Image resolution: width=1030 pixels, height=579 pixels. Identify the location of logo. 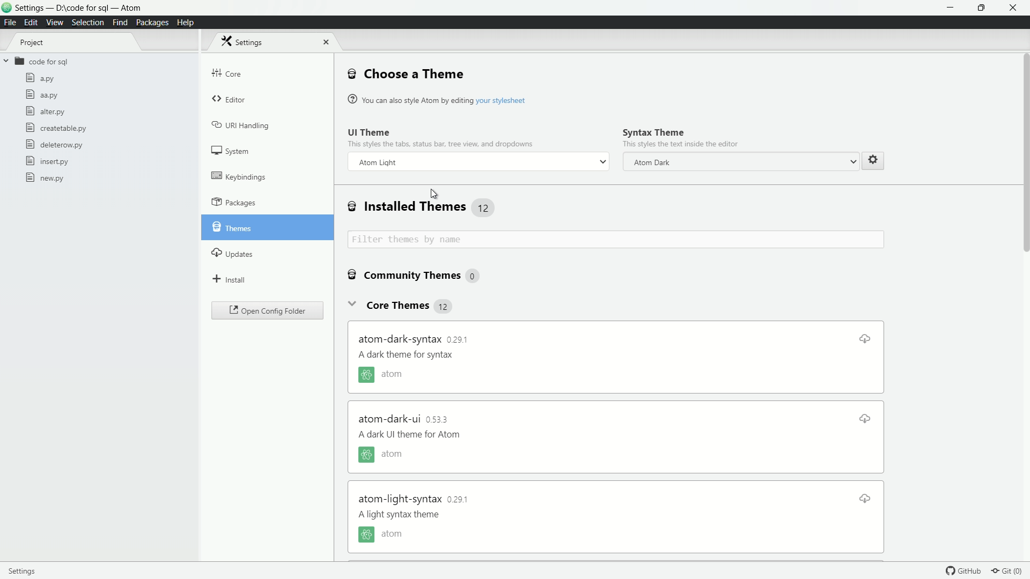
(6, 9).